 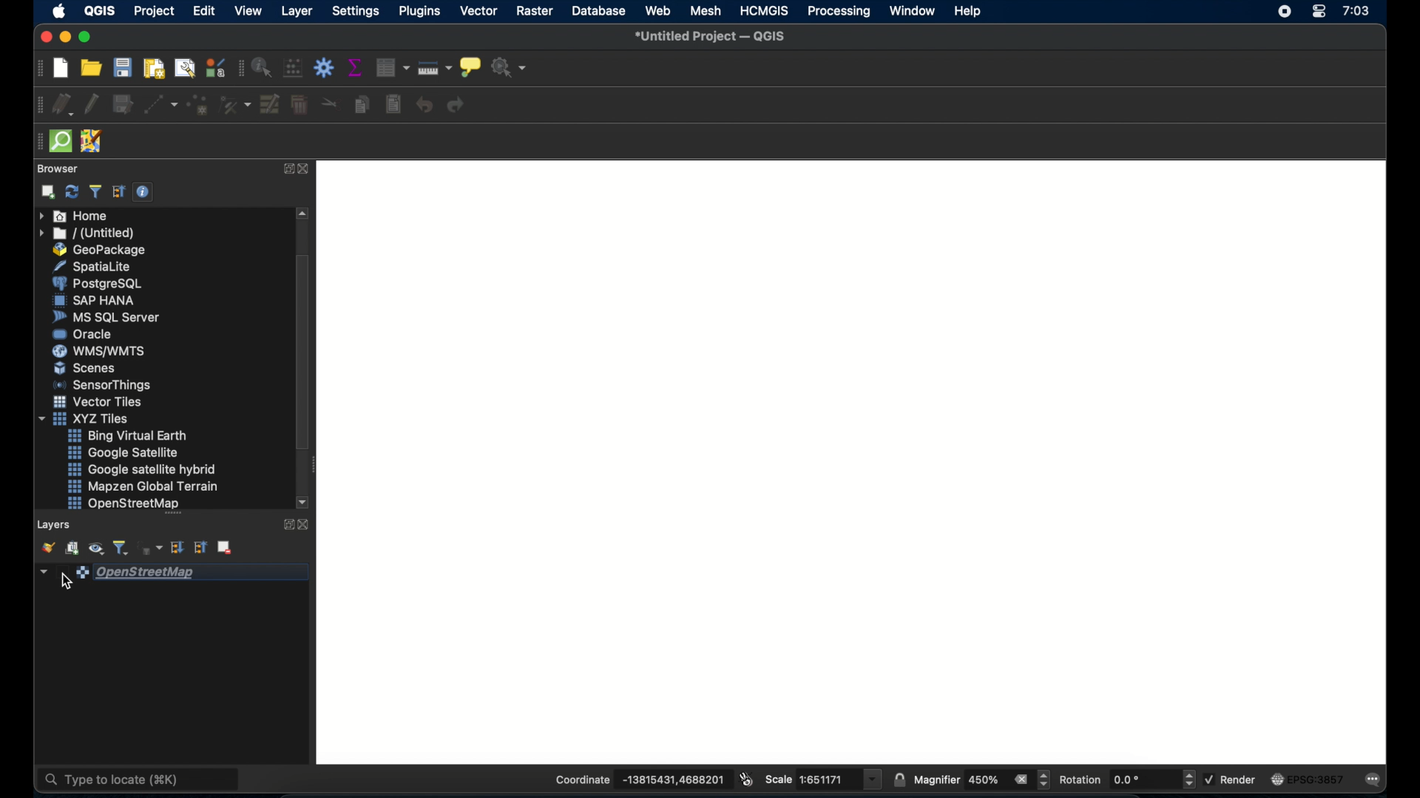 I want to click on expand, so click(x=285, y=169).